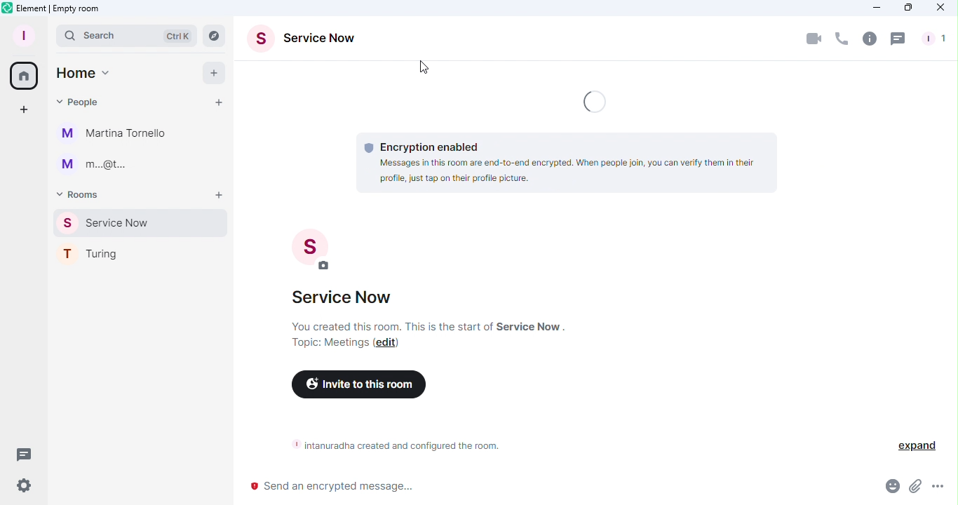  What do you see at coordinates (562, 160) in the screenshot?
I see `Encryption information` at bounding box center [562, 160].